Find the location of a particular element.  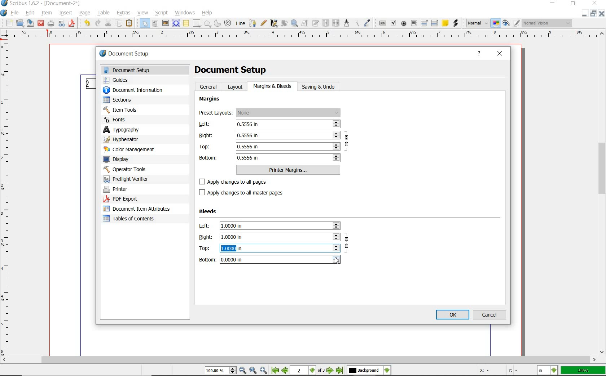

Previous Page is located at coordinates (286, 371).